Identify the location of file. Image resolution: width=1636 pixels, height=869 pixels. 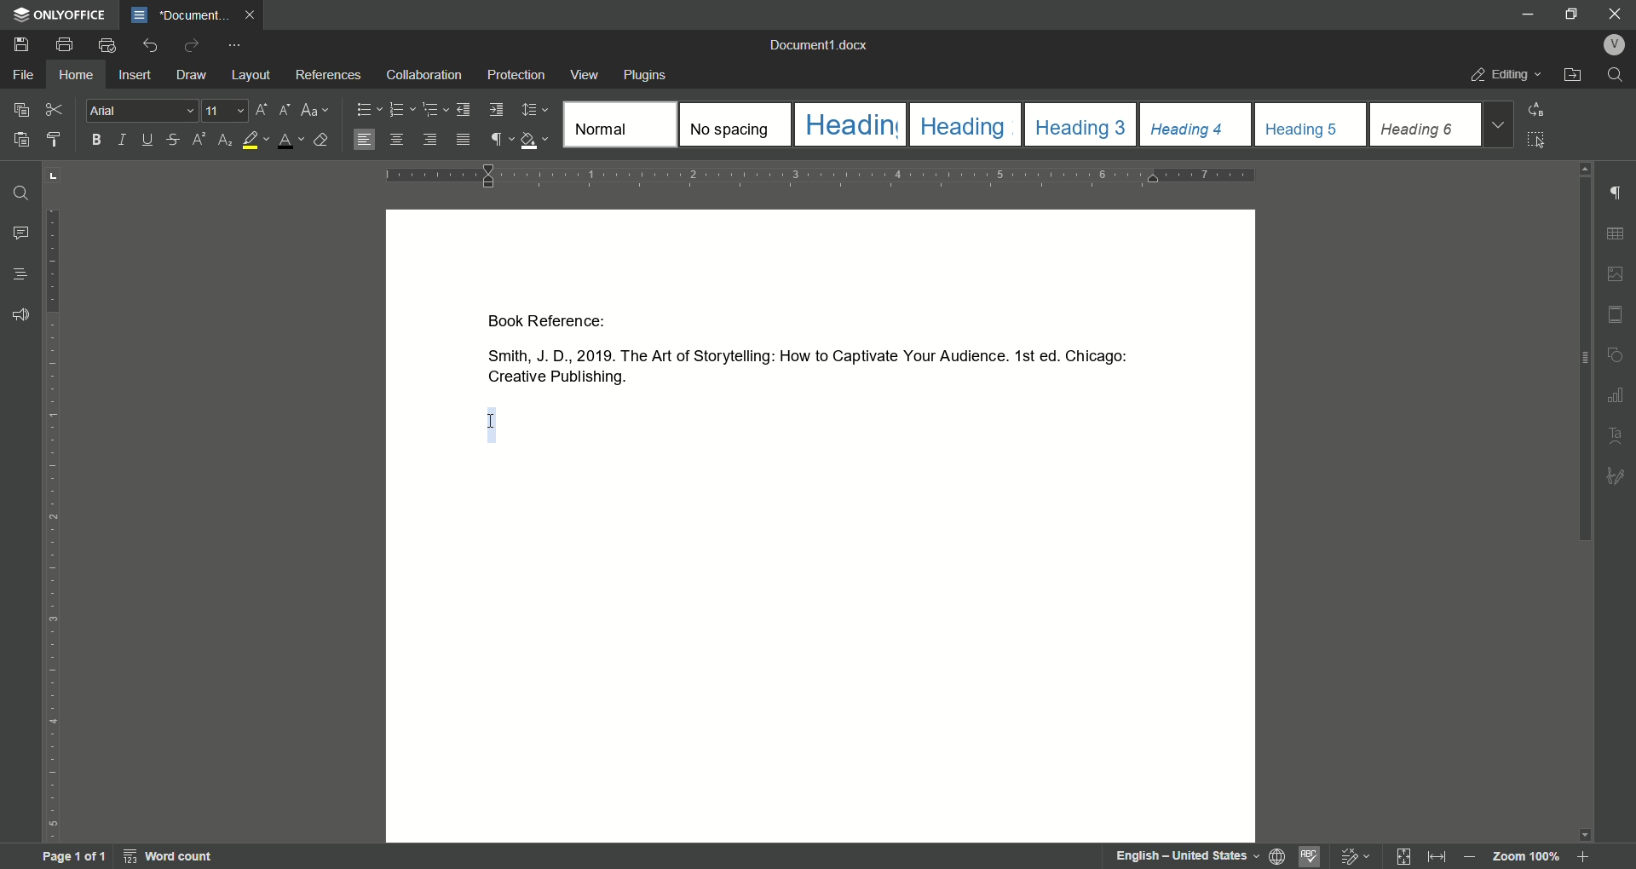
(23, 73).